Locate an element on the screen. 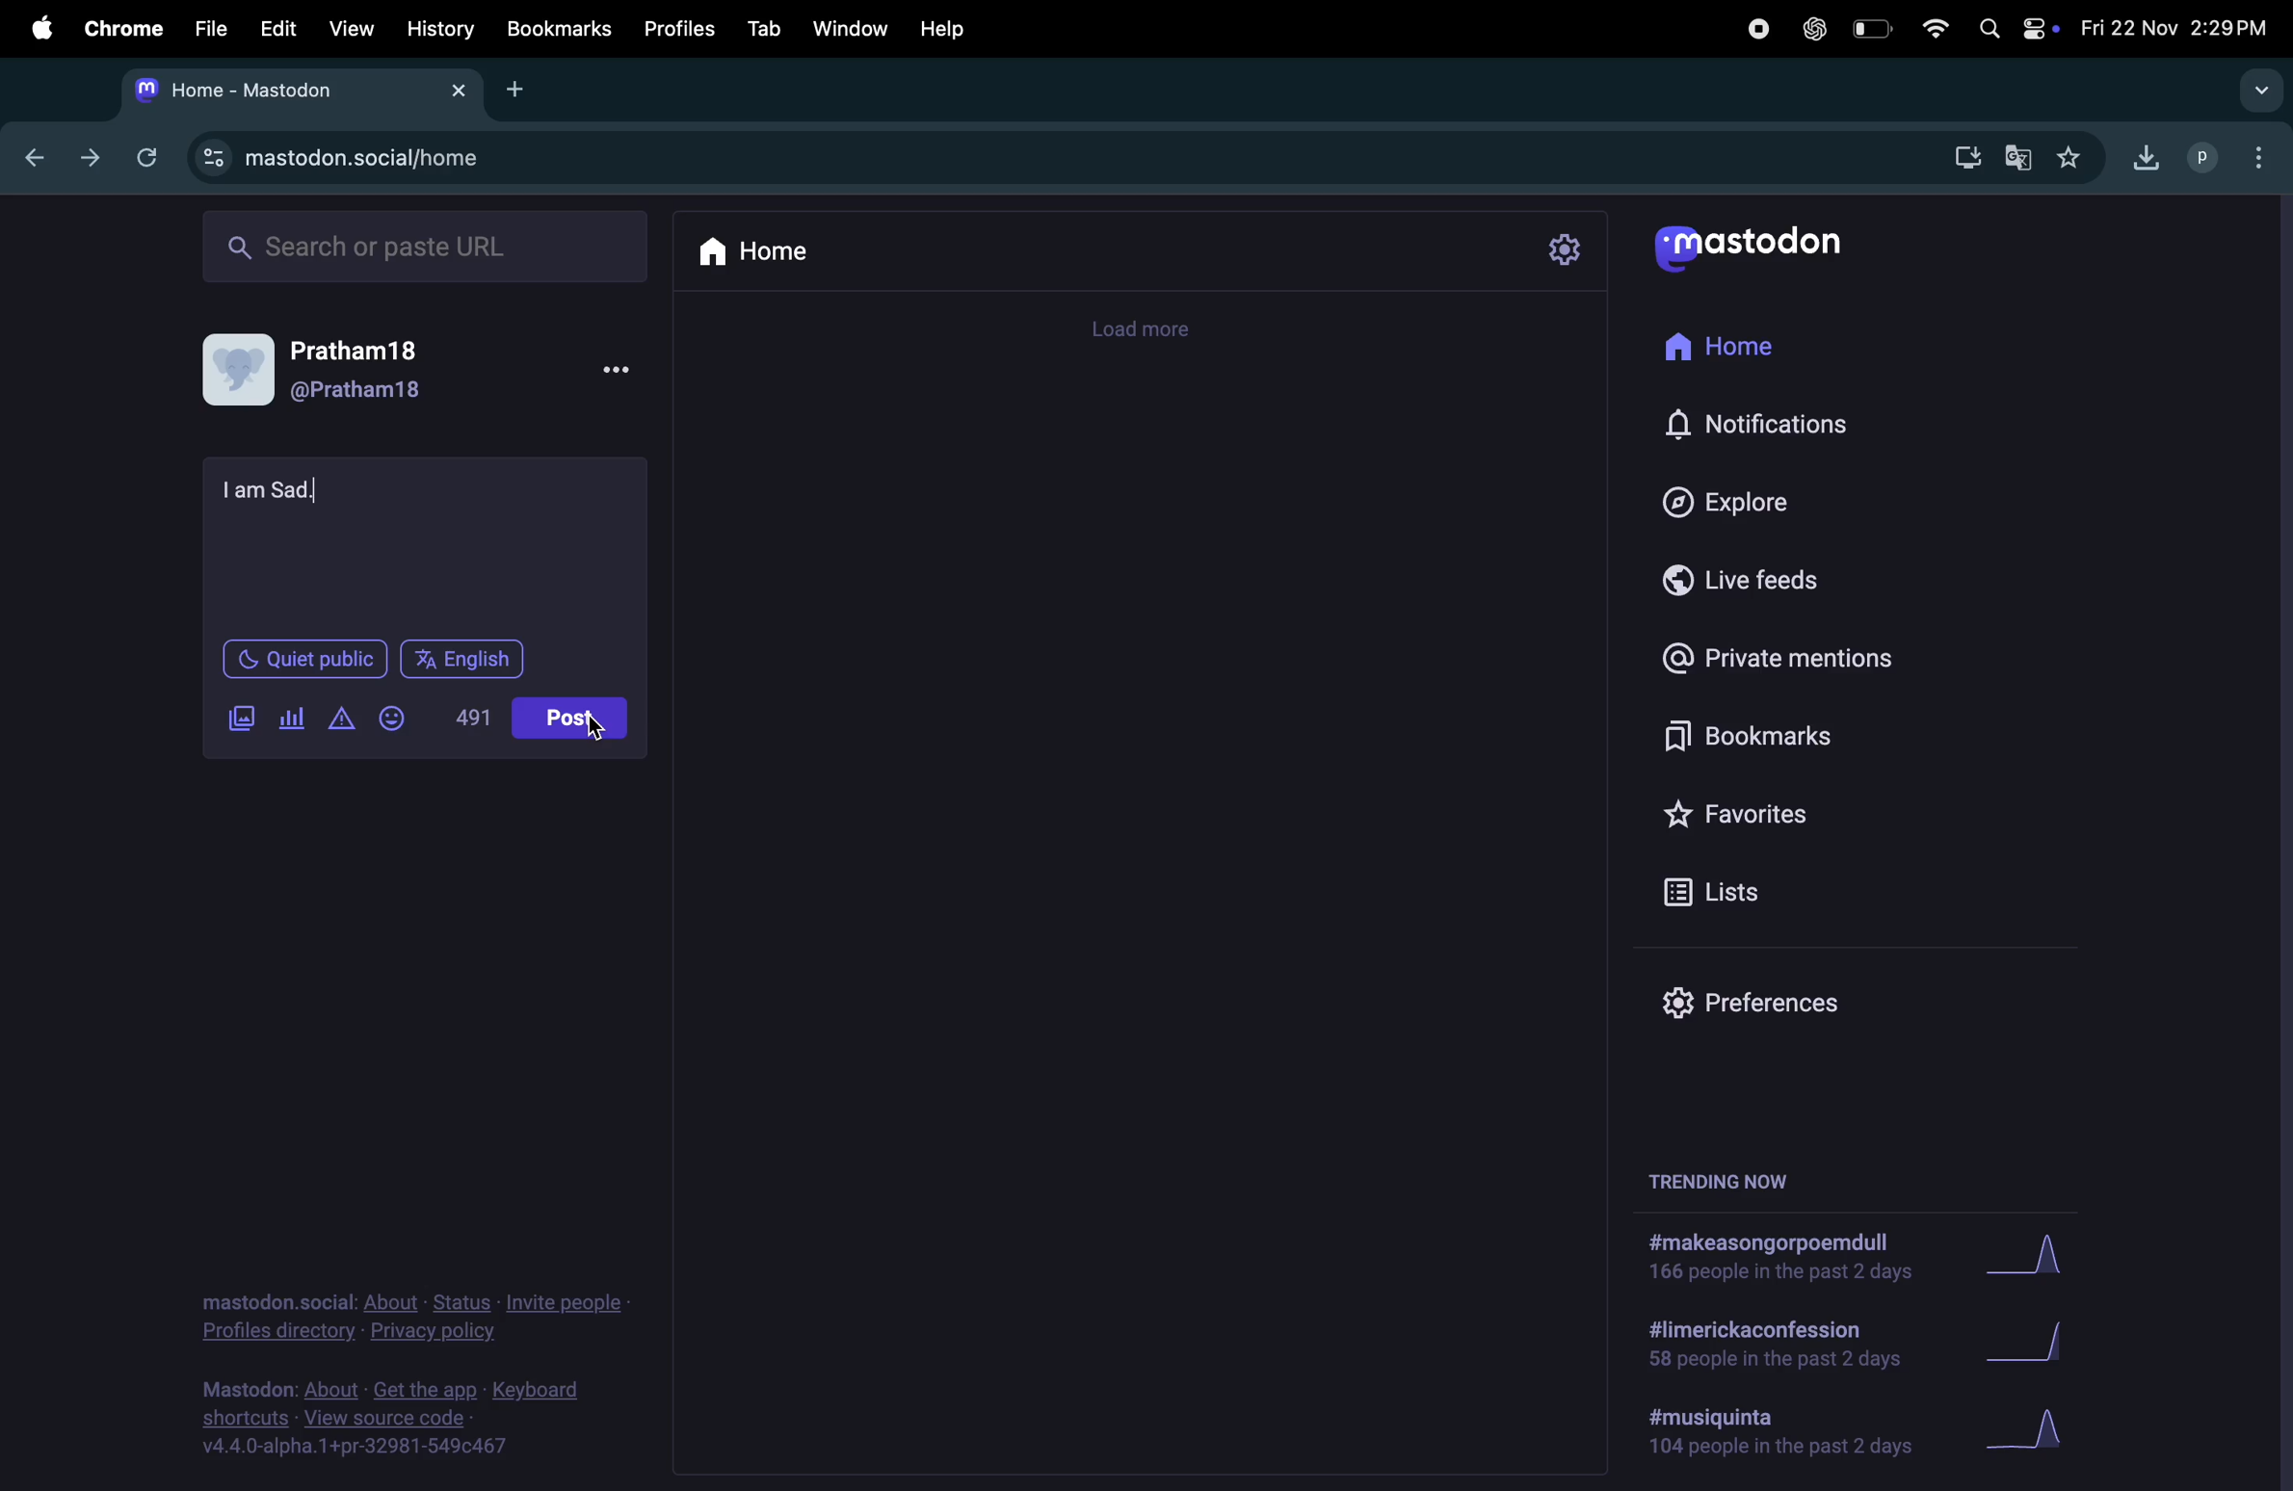 This screenshot has width=2293, height=1491. Pratham 18 is located at coordinates (351, 347).